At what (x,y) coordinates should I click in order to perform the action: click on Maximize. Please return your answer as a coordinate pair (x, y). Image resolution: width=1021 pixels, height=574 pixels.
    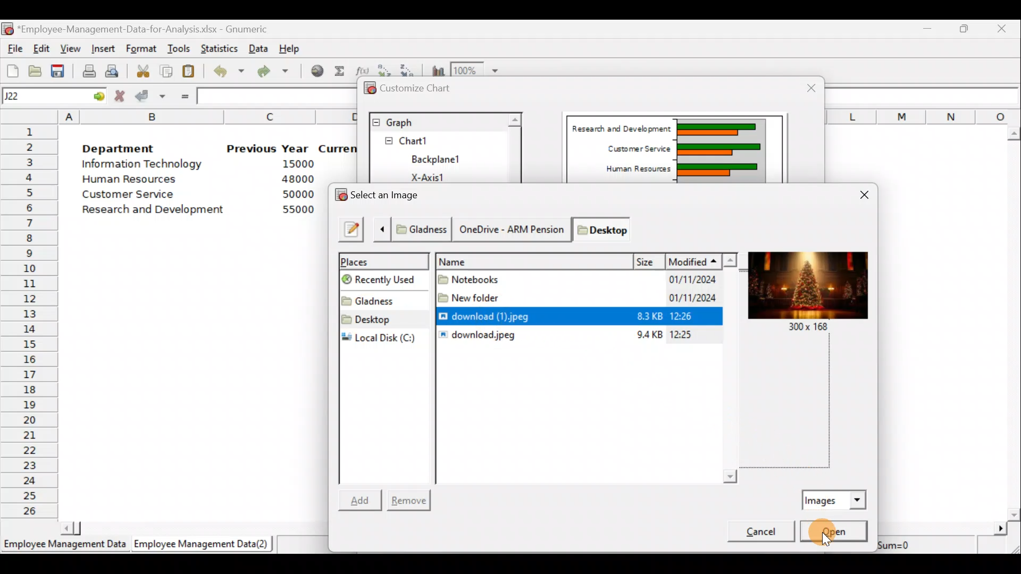
    Looking at the image, I should click on (967, 29).